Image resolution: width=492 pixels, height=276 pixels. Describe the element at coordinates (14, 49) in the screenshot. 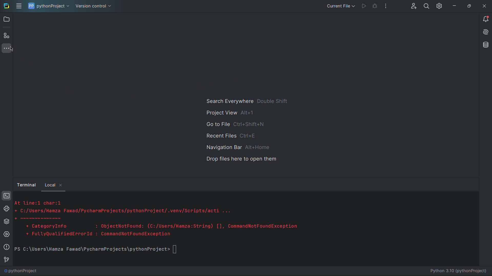

I see `Cursor ` at that location.